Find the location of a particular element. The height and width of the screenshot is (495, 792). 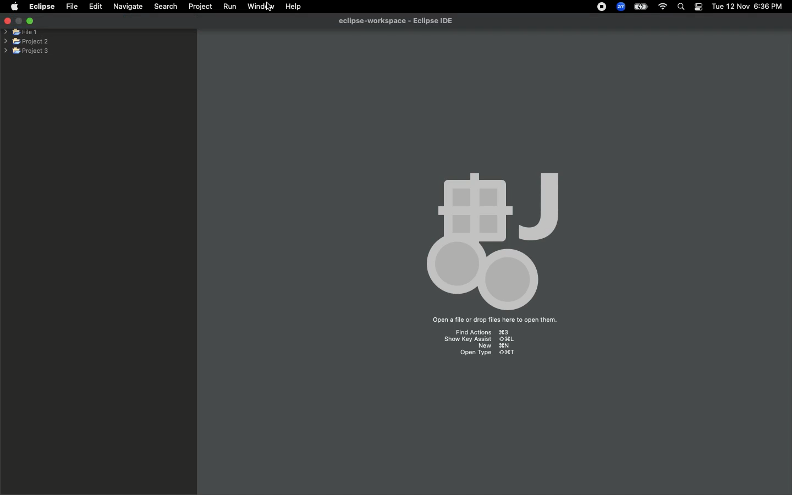

Notification is located at coordinates (698, 7).